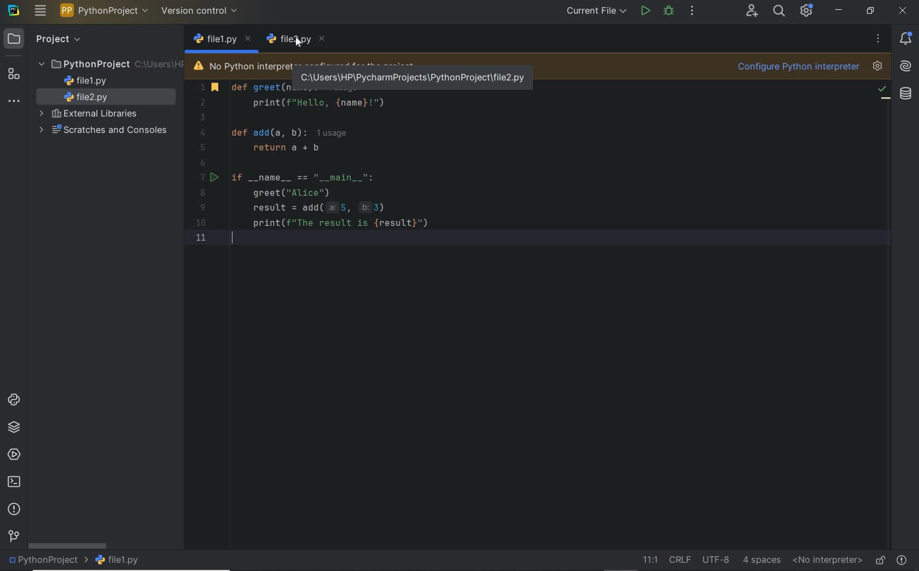 This screenshot has height=571, width=919. What do you see at coordinates (645, 10) in the screenshot?
I see `run` at bounding box center [645, 10].